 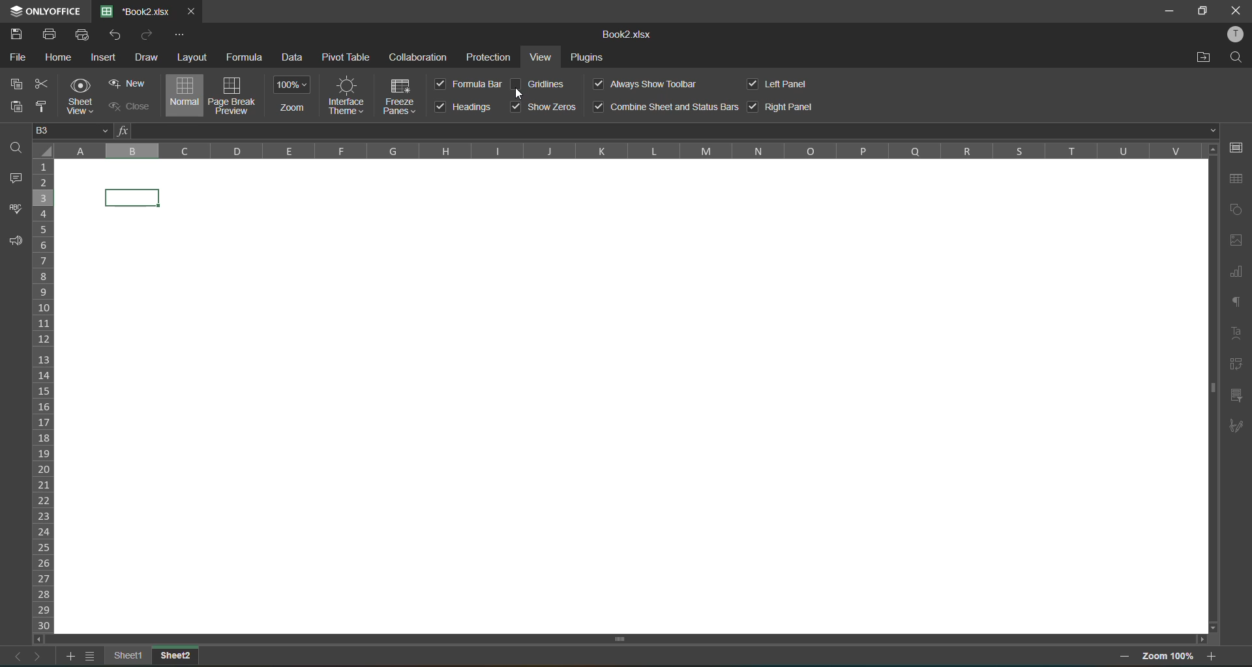 What do you see at coordinates (1212, 656) in the screenshot?
I see `zoom in` at bounding box center [1212, 656].